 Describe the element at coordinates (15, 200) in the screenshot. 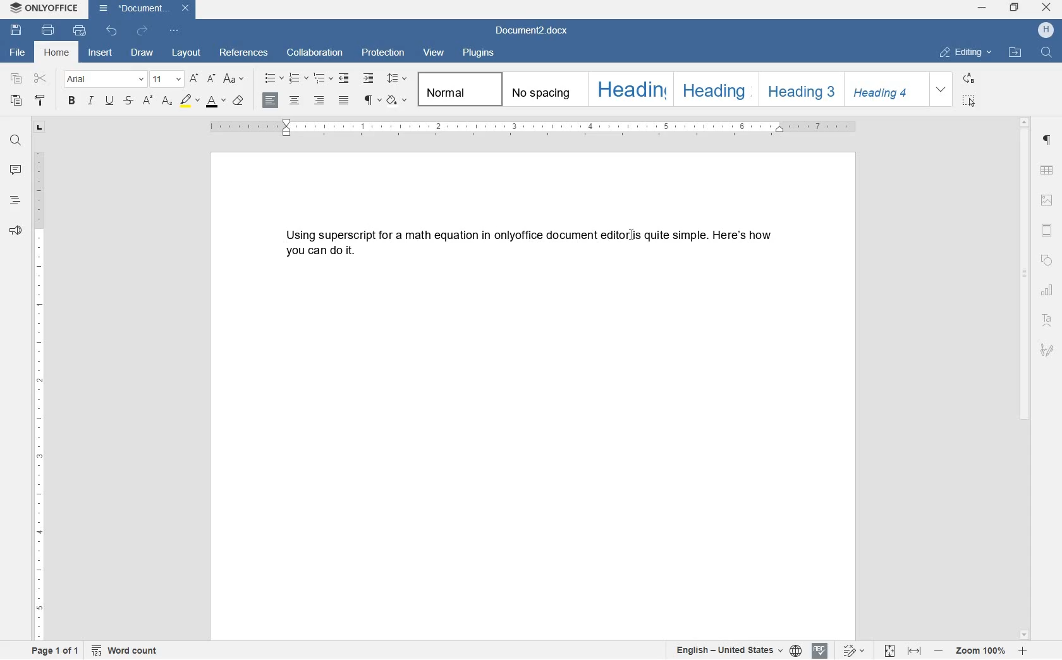

I see `headings` at that location.